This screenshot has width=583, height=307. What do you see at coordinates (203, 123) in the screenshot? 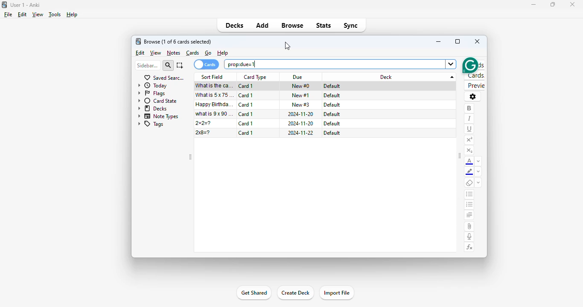
I see `2+2=?` at bounding box center [203, 123].